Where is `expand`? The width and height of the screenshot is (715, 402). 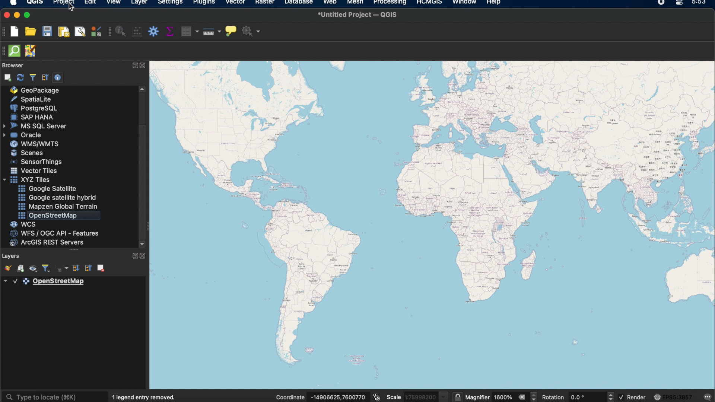
expand is located at coordinates (134, 65).